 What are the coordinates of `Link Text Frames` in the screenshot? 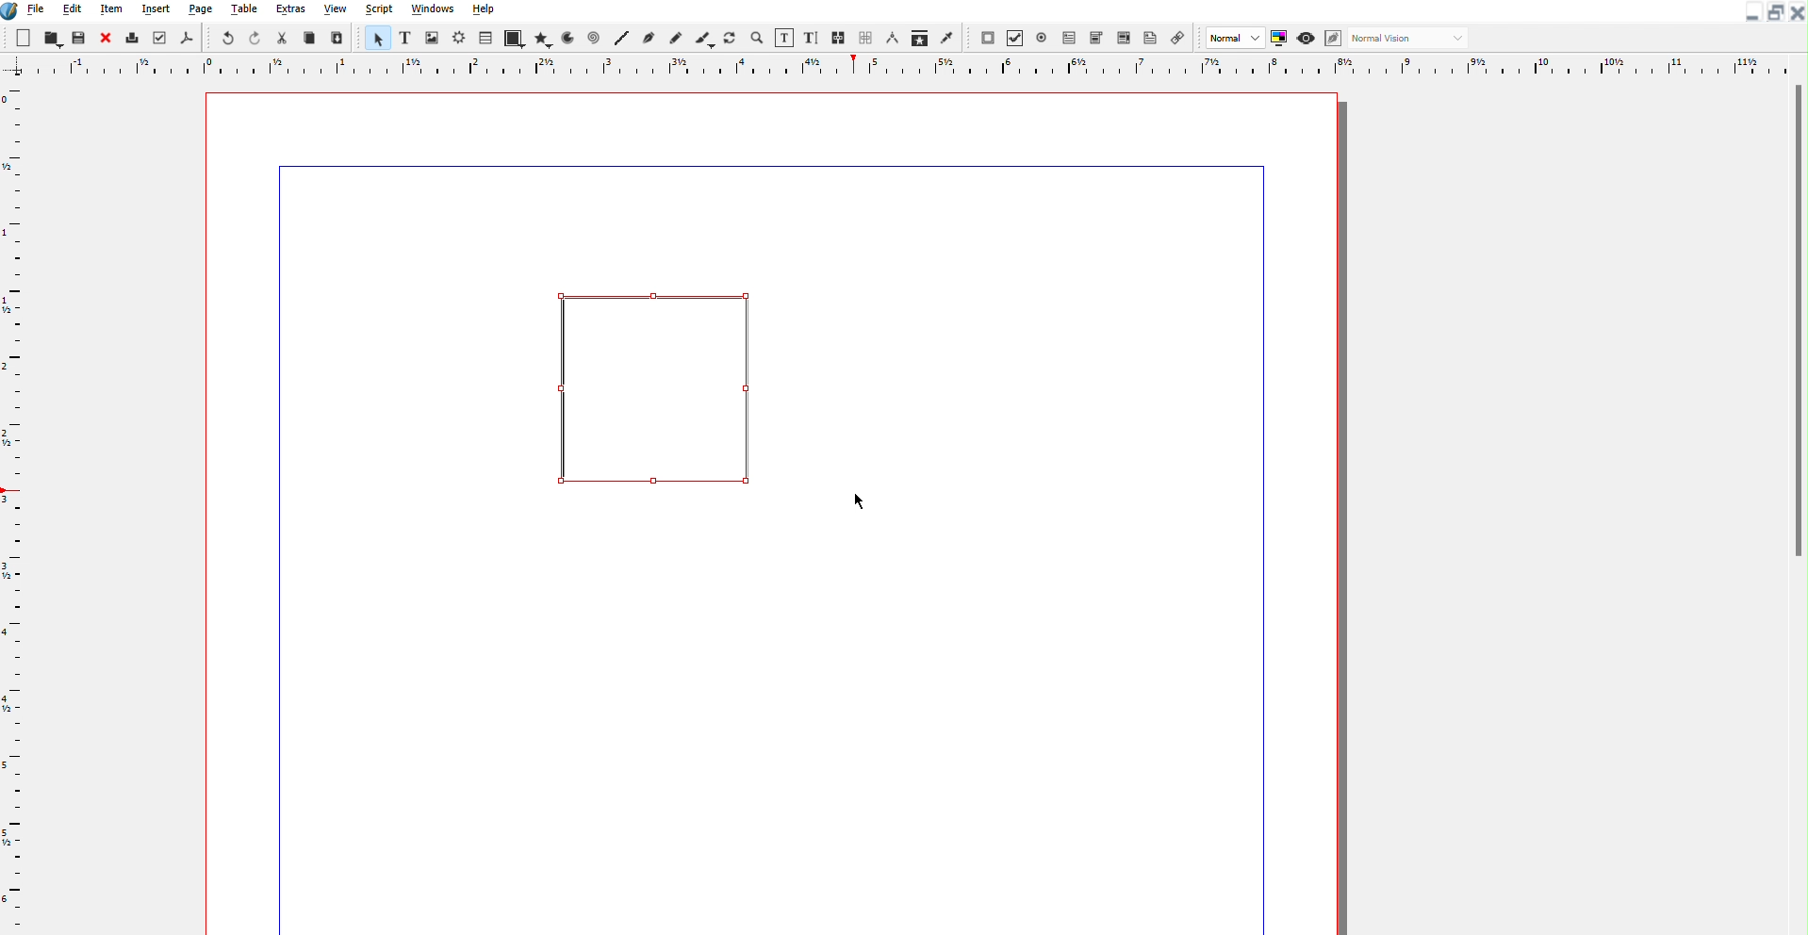 It's located at (853, 37).